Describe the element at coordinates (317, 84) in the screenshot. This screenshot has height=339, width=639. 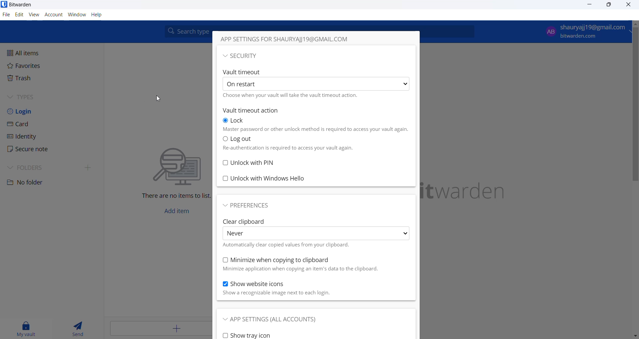
I see `on restart` at that location.